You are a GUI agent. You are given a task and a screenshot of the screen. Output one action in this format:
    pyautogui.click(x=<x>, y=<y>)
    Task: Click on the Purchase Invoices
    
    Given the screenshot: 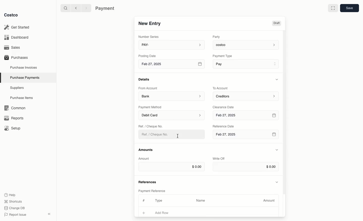 What is the action you would take?
    pyautogui.click(x=24, y=67)
    